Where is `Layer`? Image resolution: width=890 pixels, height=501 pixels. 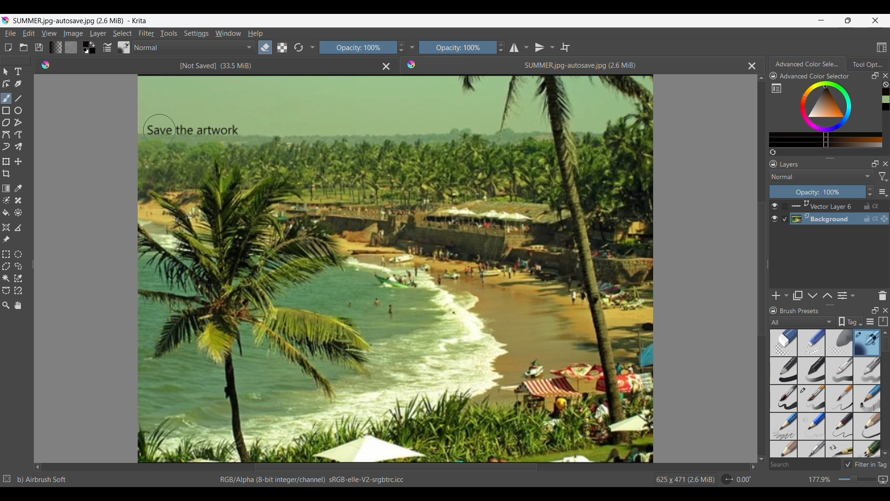
Layer is located at coordinates (98, 33).